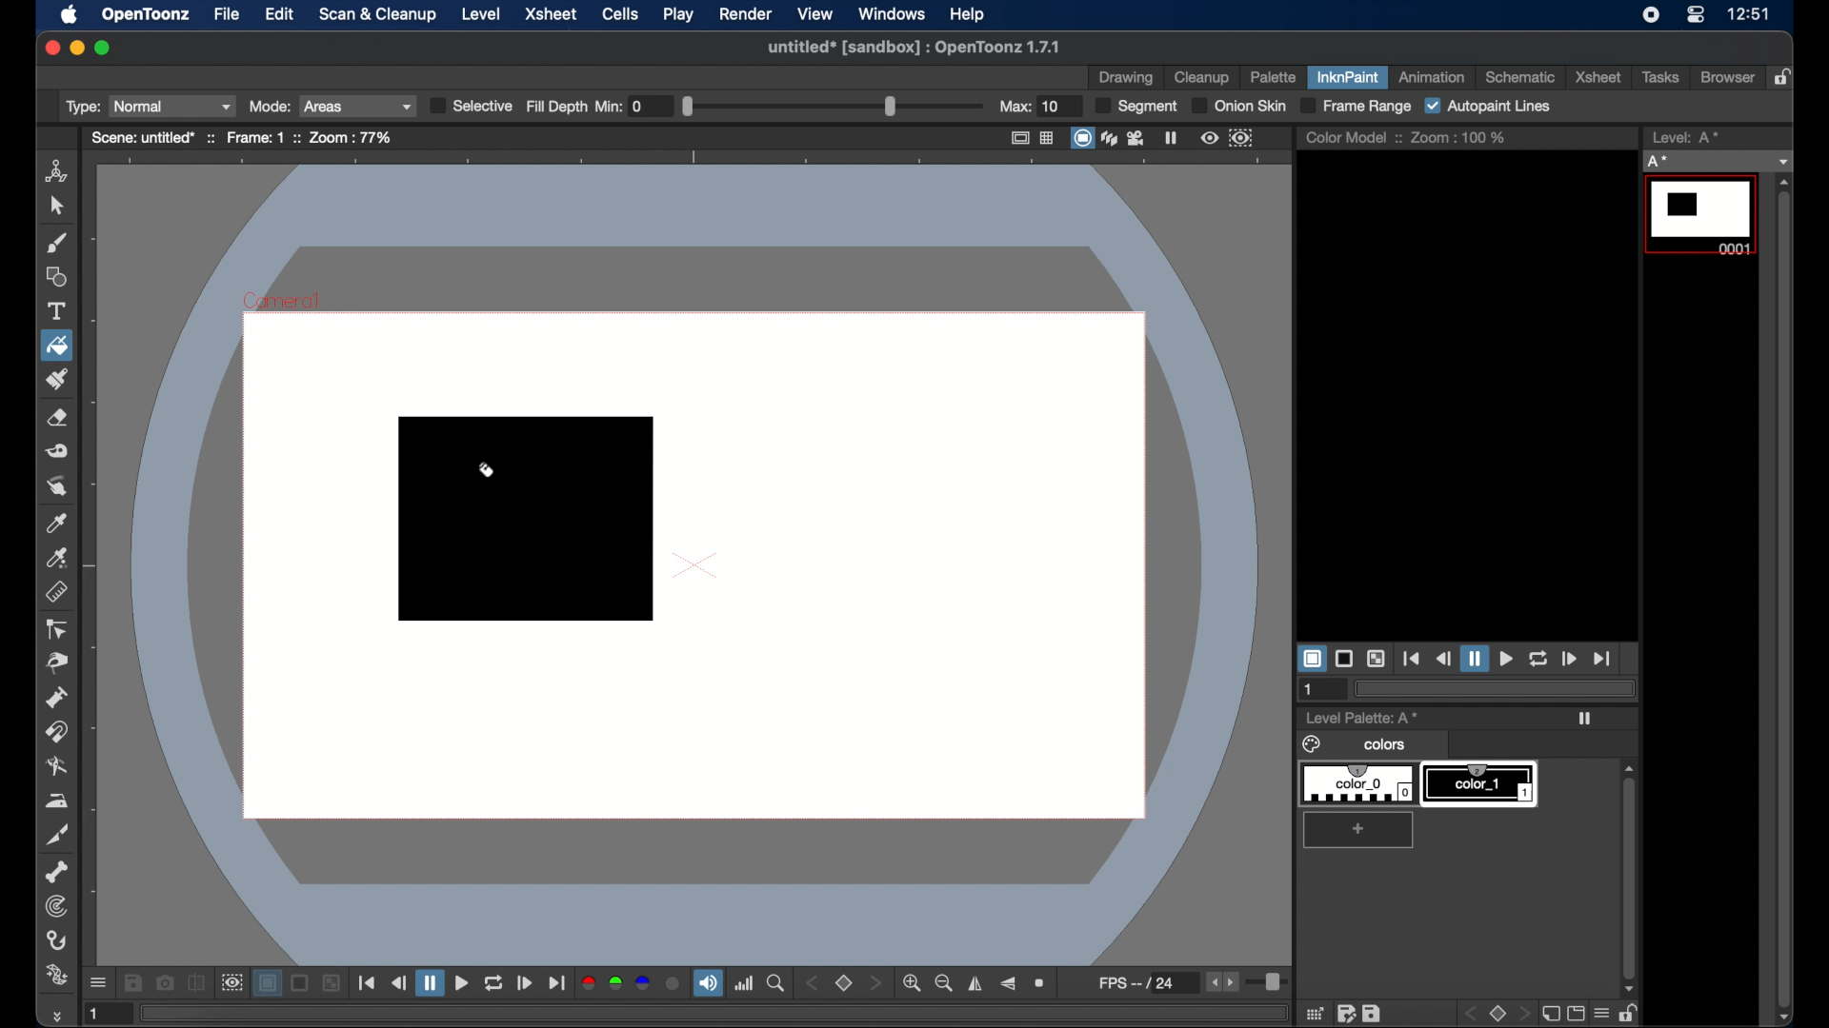  I want to click on color_0, so click(1360, 784).